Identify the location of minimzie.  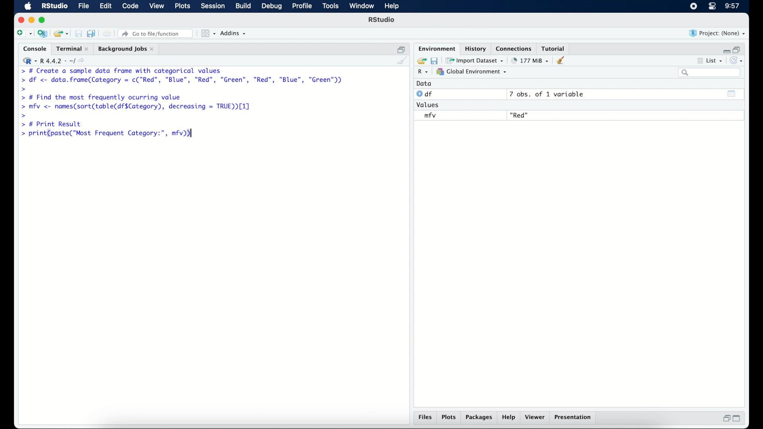
(31, 20).